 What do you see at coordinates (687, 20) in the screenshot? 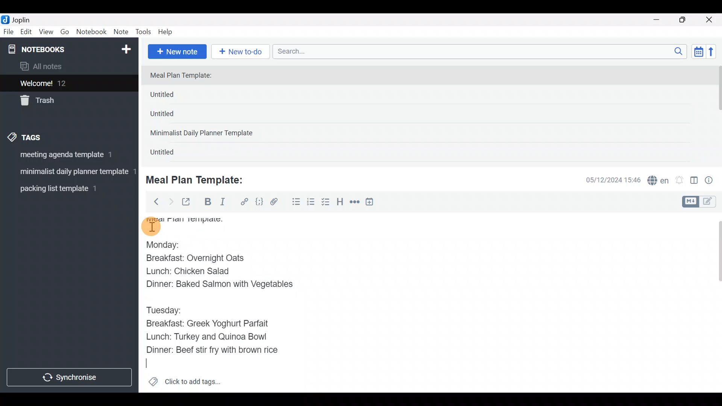
I see `Maximize` at bounding box center [687, 20].